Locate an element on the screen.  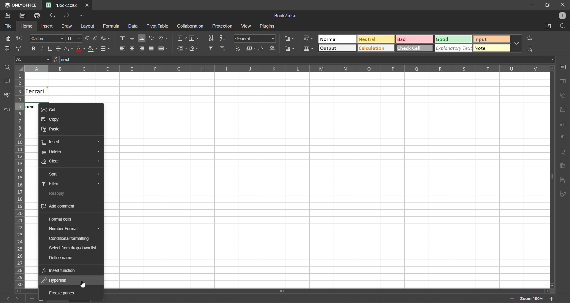
change case is located at coordinates (106, 38).